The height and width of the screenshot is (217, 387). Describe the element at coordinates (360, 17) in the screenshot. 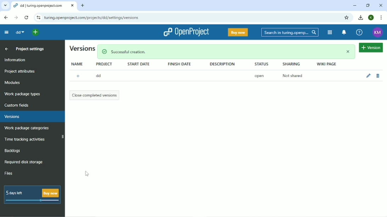

I see `Download` at that location.